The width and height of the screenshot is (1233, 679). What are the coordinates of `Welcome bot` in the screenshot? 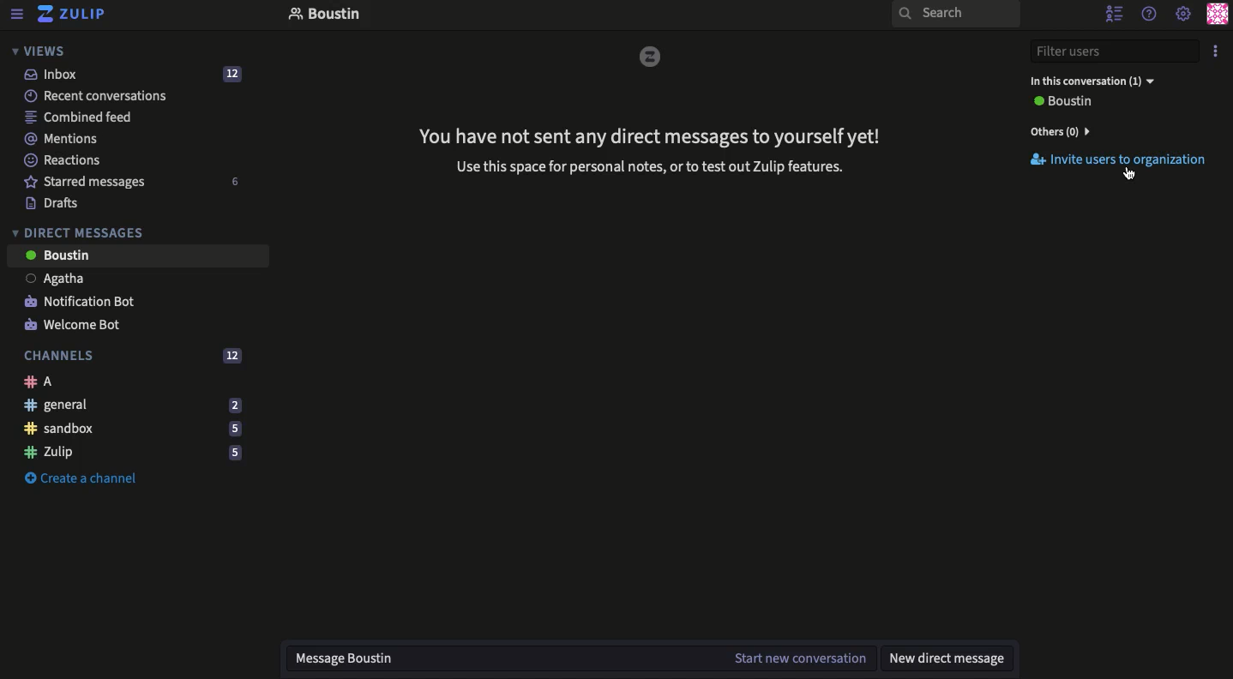 It's located at (75, 326).